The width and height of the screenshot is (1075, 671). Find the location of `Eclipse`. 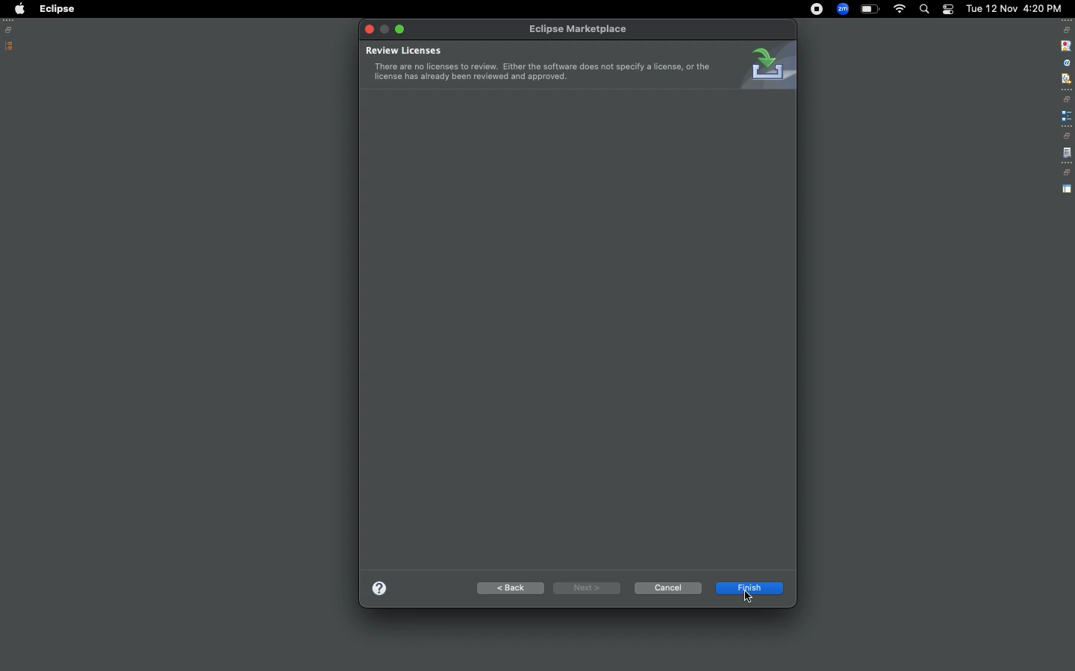

Eclipse is located at coordinates (57, 9).